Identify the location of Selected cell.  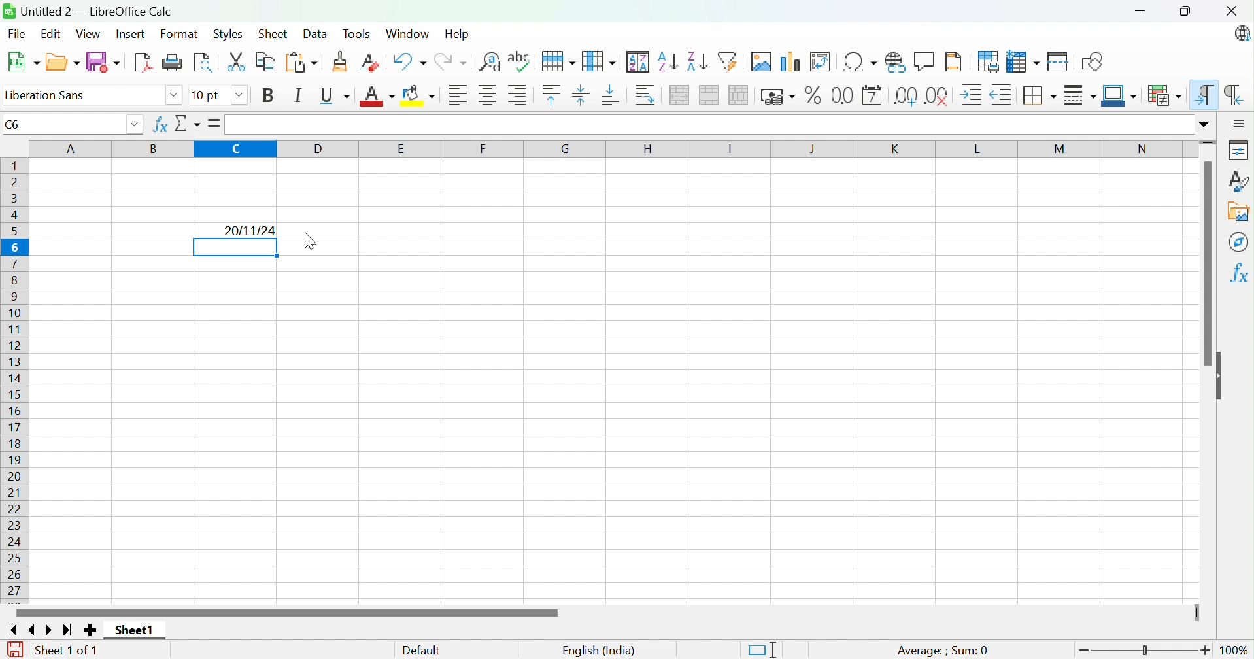
(236, 248).